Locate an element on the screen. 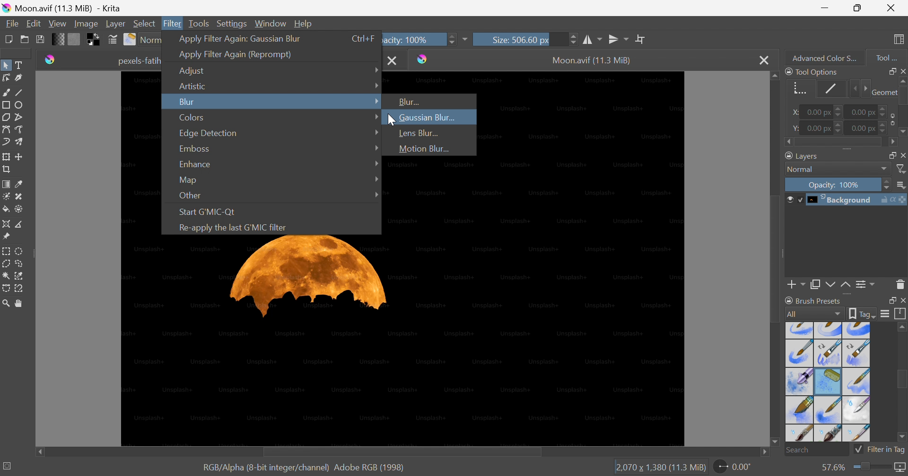  Elliptical selection tool is located at coordinates (20, 252).